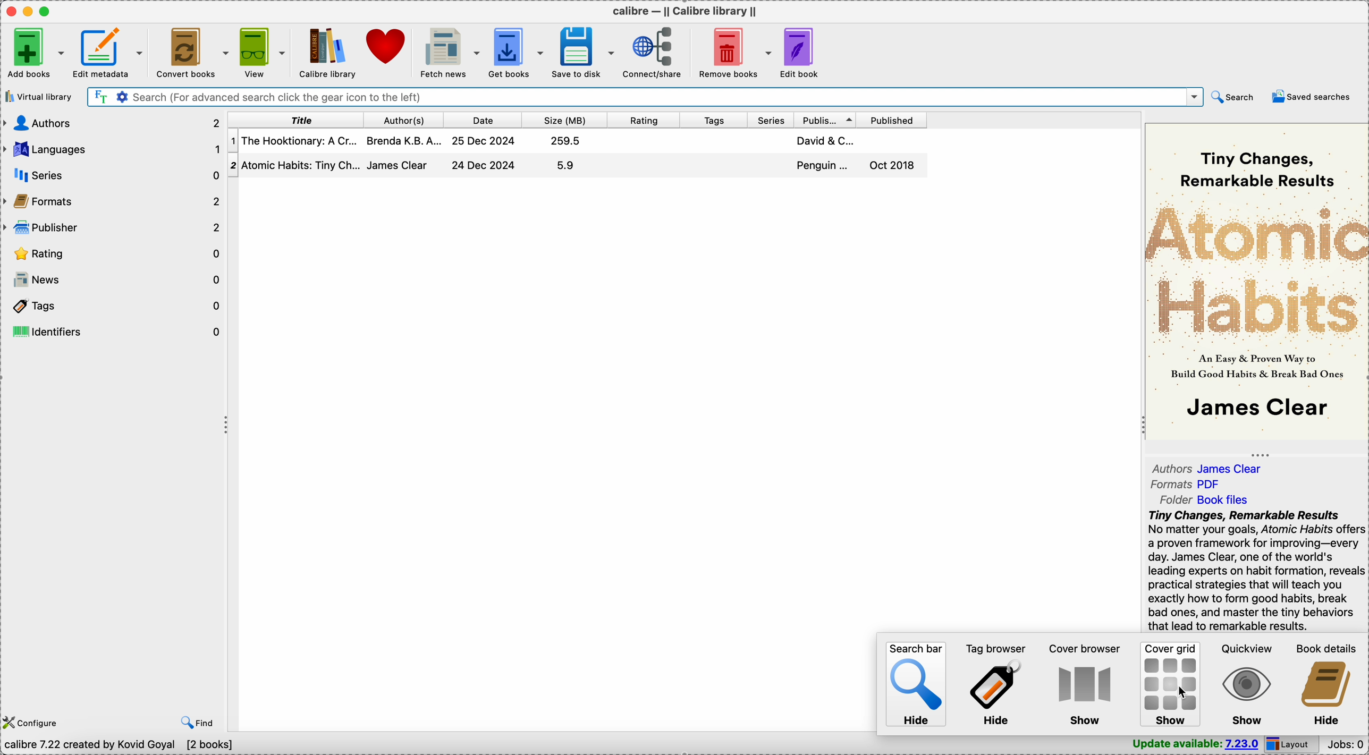  Describe the element at coordinates (113, 230) in the screenshot. I see `publisher` at that location.